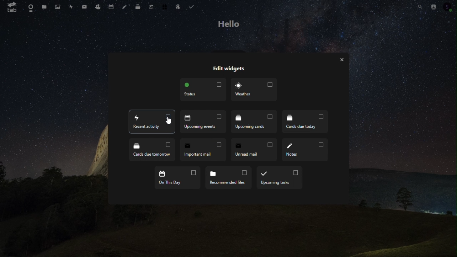  I want to click on notes, so click(305, 151).